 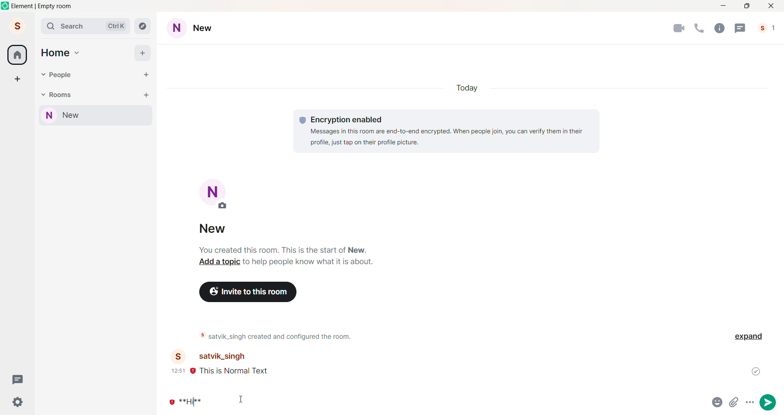 What do you see at coordinates (18, 402) in the screenshot?
I see `Quick Settings` at bounding box center [18, 402].